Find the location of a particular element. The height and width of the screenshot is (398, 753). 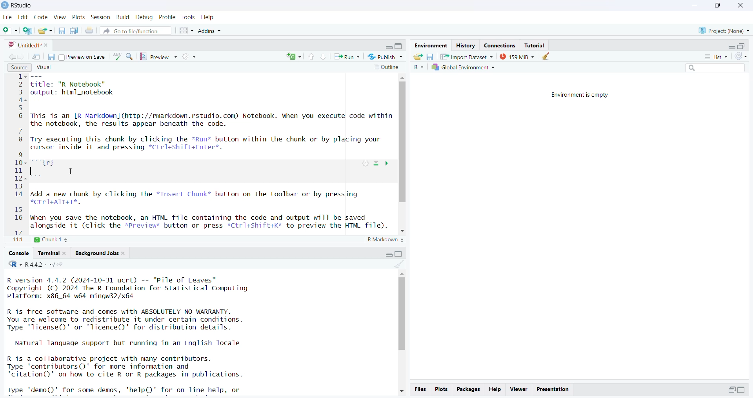

Addins is located at coordinates (210, 32).